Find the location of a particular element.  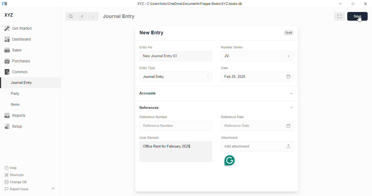

references is located at coordinates (149, 107).